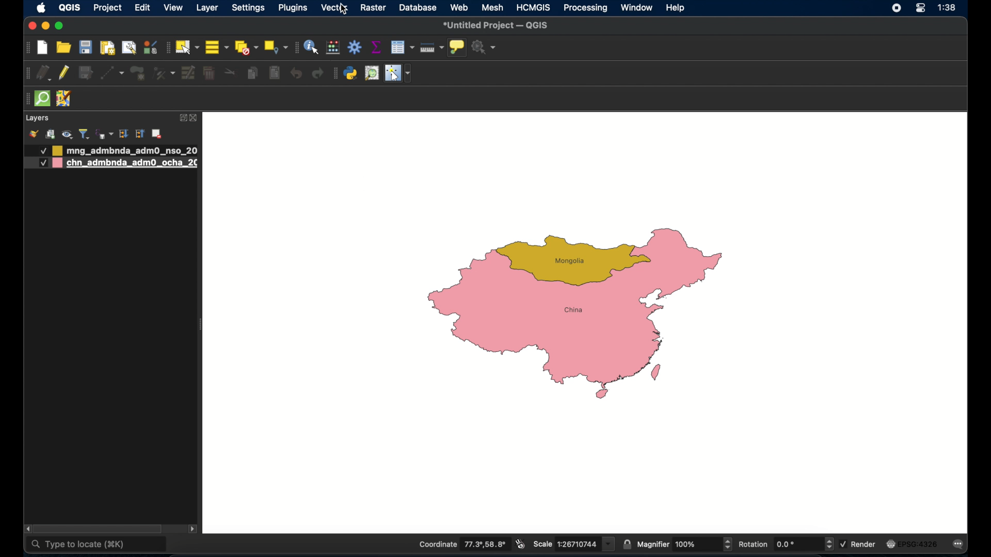 This screenshot has width=991, height=557. I want to click on measure line, so click(431, 48).